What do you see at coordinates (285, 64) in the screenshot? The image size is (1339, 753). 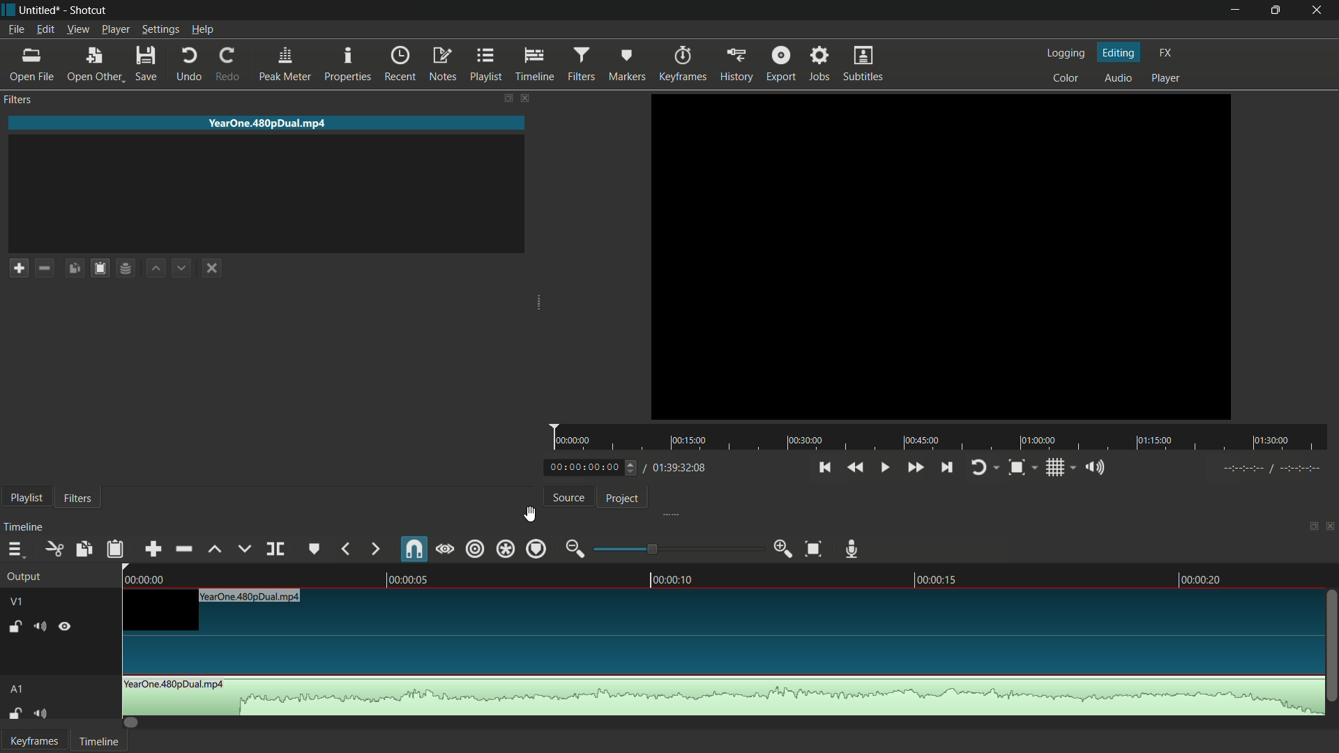 I see `peak meter` at bounding box center [285, 64].